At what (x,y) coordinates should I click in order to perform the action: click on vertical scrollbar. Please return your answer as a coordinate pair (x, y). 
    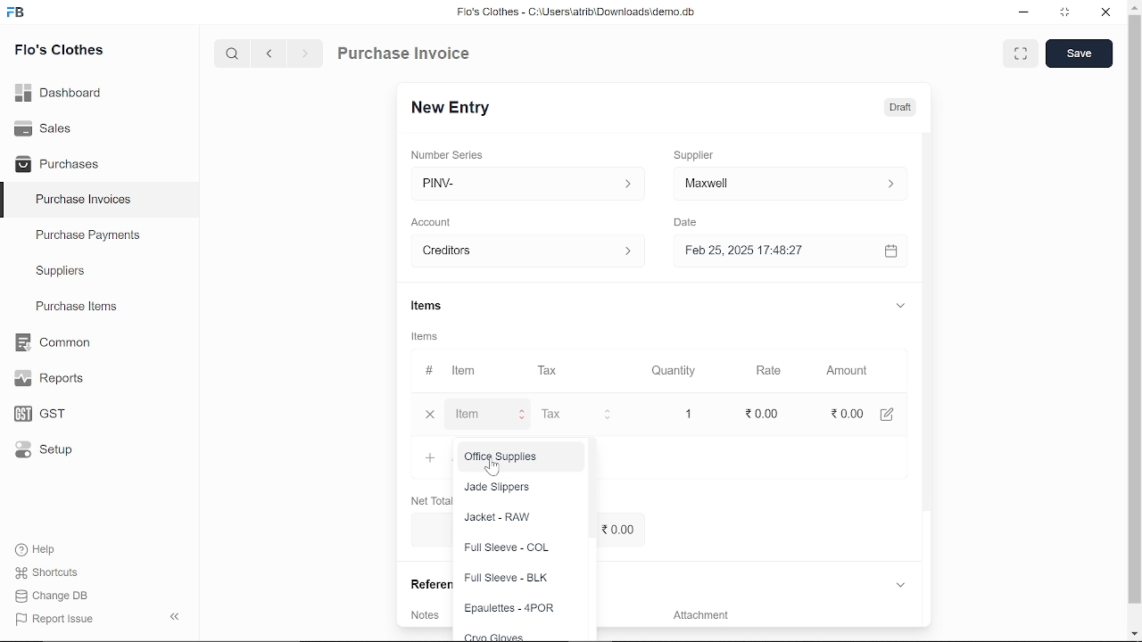
    Looking at the image, I should click on (1135, 310).